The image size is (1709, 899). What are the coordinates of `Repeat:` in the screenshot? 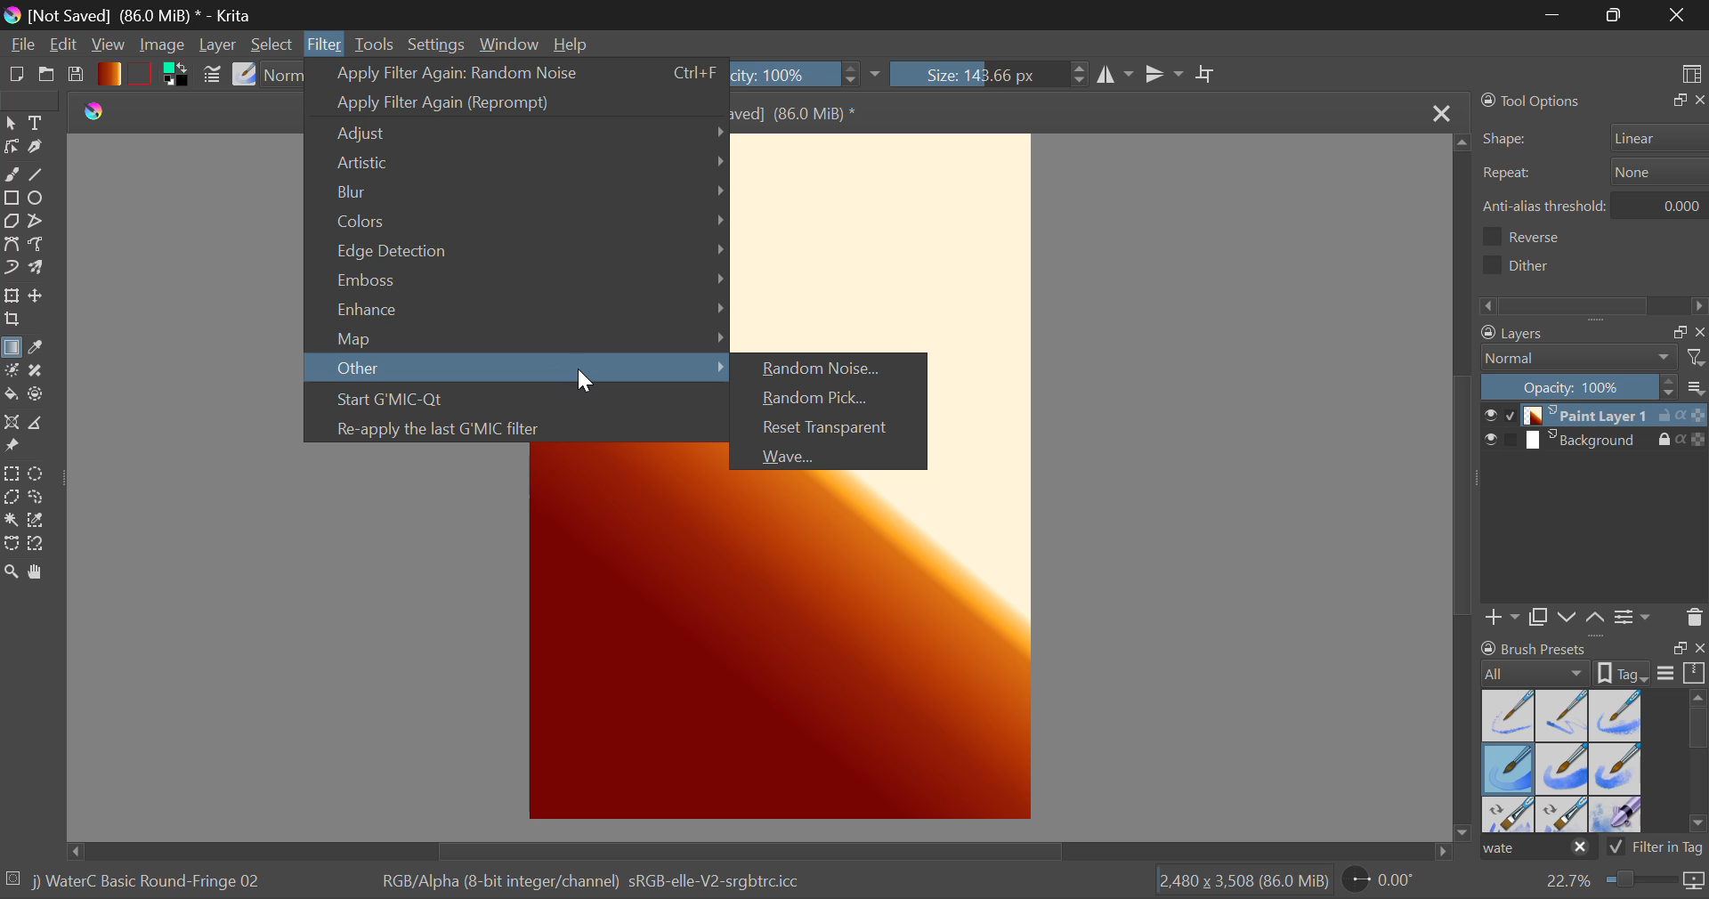 It's located at (1507, 174).